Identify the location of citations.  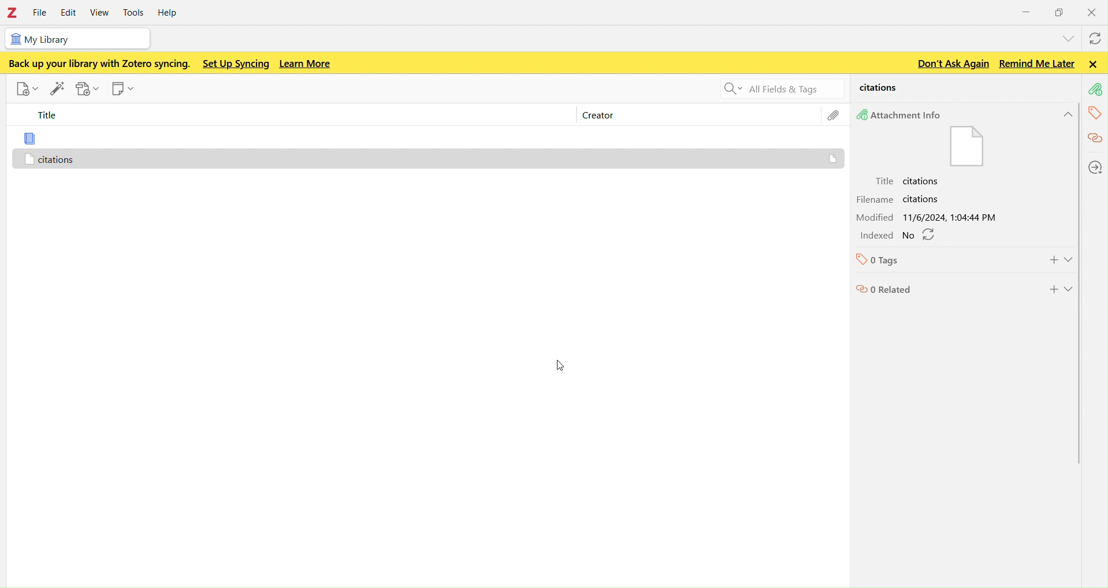
(892, 88).